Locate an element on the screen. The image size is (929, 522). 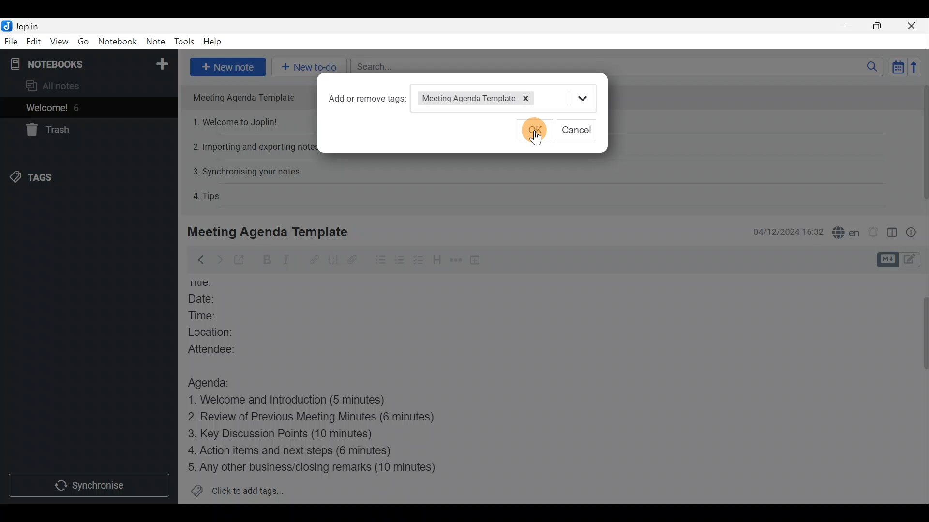
View is located at coordinates (58, 43).